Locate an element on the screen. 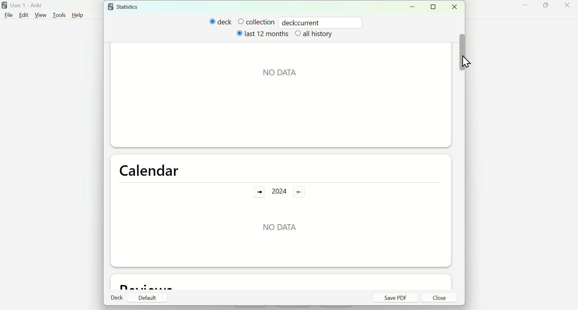 The height and width of the screenshot is (310, 578). Save PDF is located at coordinates (395, 298).